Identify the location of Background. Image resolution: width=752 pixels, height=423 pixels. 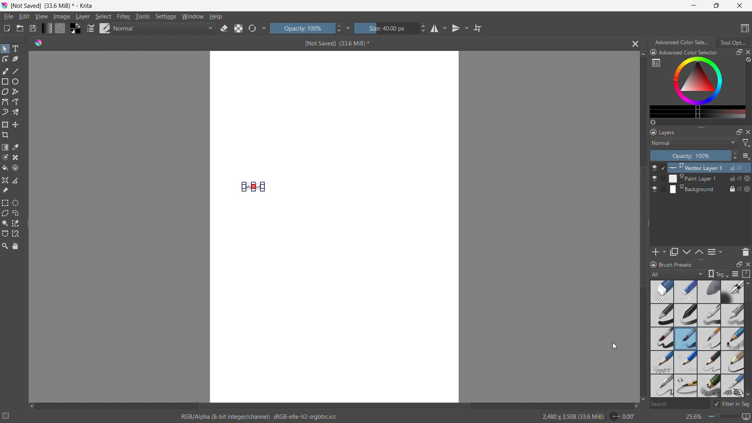
(705, 189).